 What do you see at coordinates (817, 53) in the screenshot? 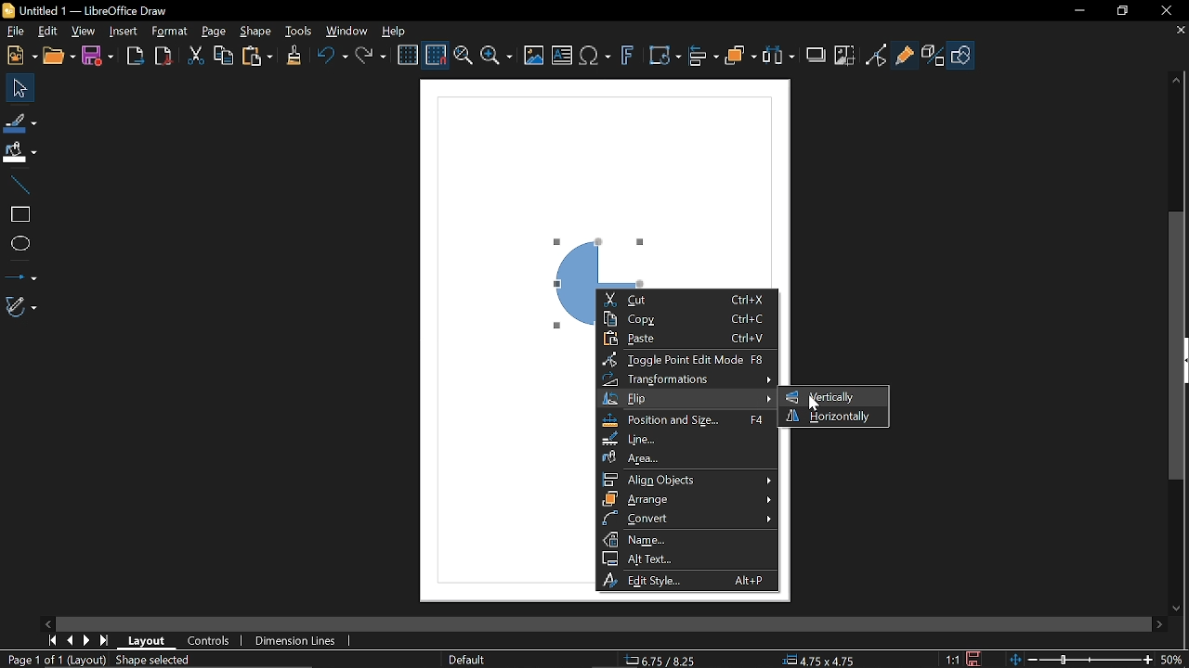
I see `Shadow` at bounding box center [817, 53].